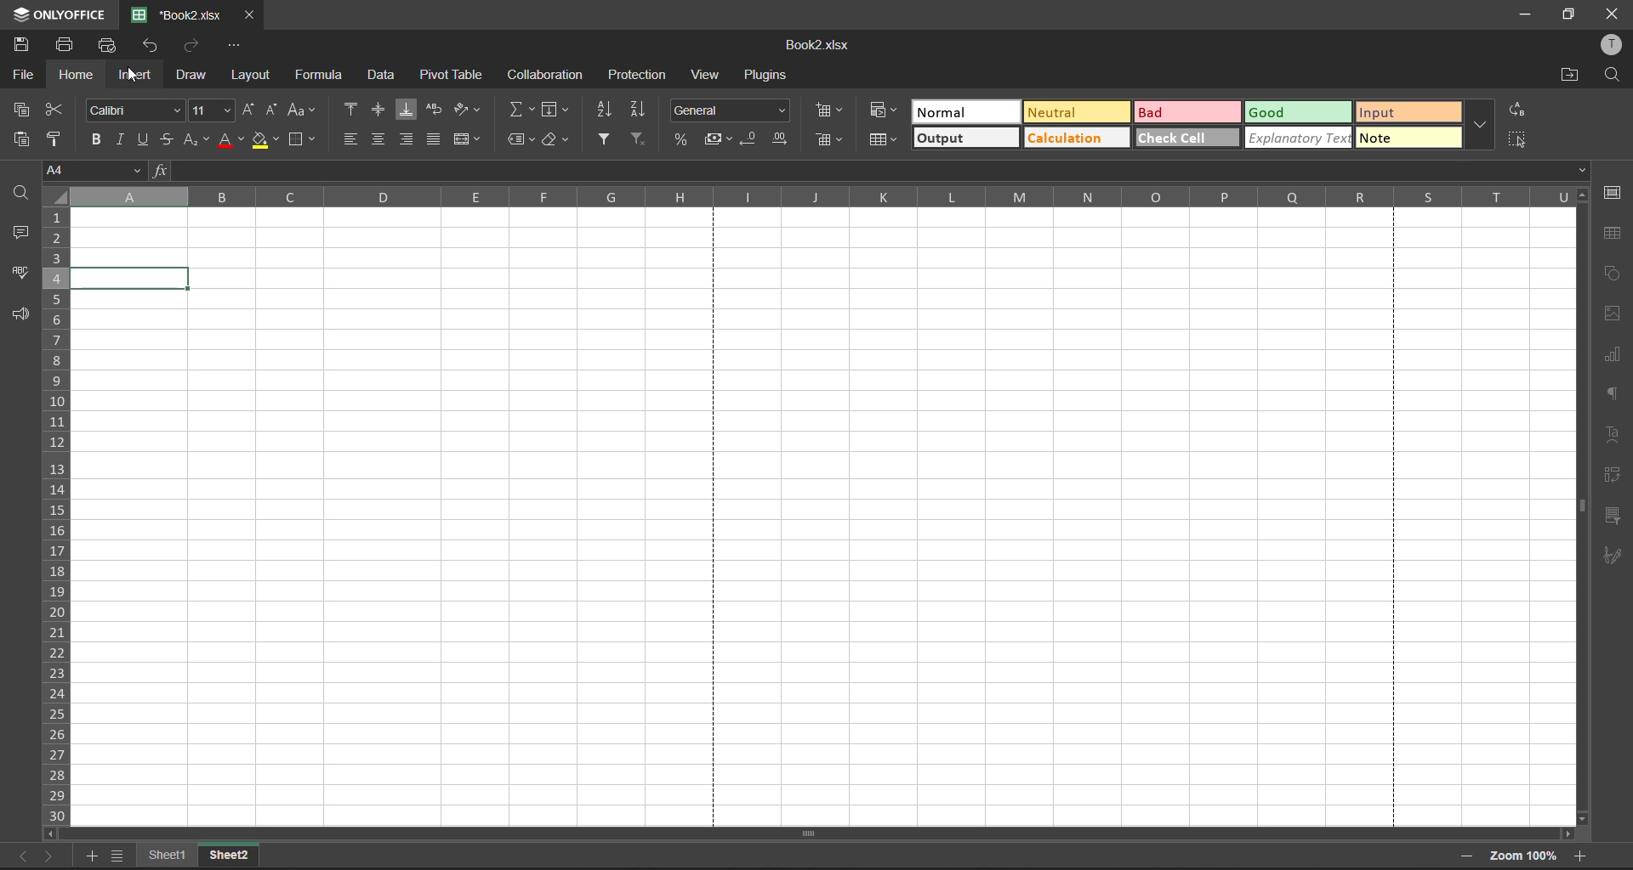 The image size is (1633, 870). I want to click on feedback, so click(20, 318).